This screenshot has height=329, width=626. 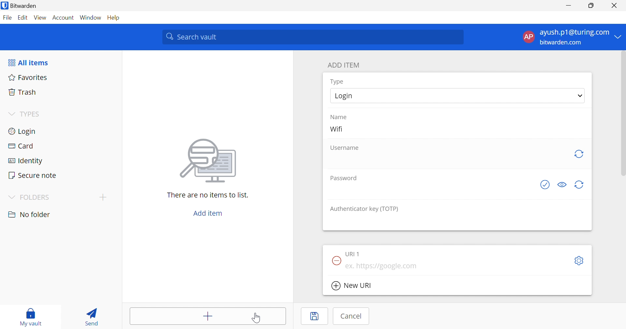 I want to click on Minimize, so click(x=569, y=6).